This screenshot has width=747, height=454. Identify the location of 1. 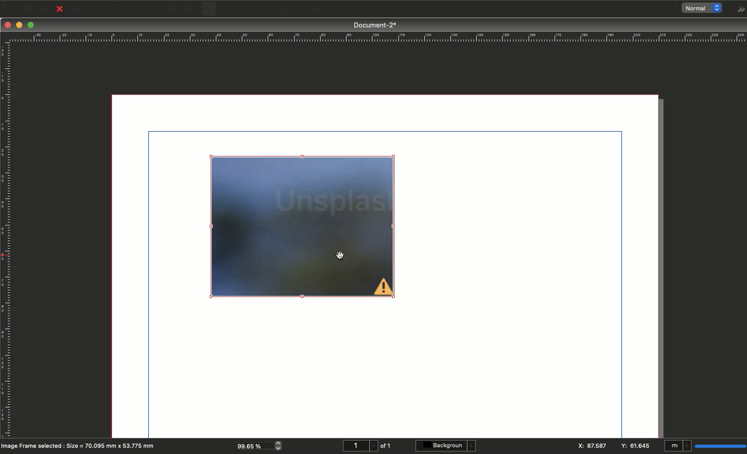
(359, 446).